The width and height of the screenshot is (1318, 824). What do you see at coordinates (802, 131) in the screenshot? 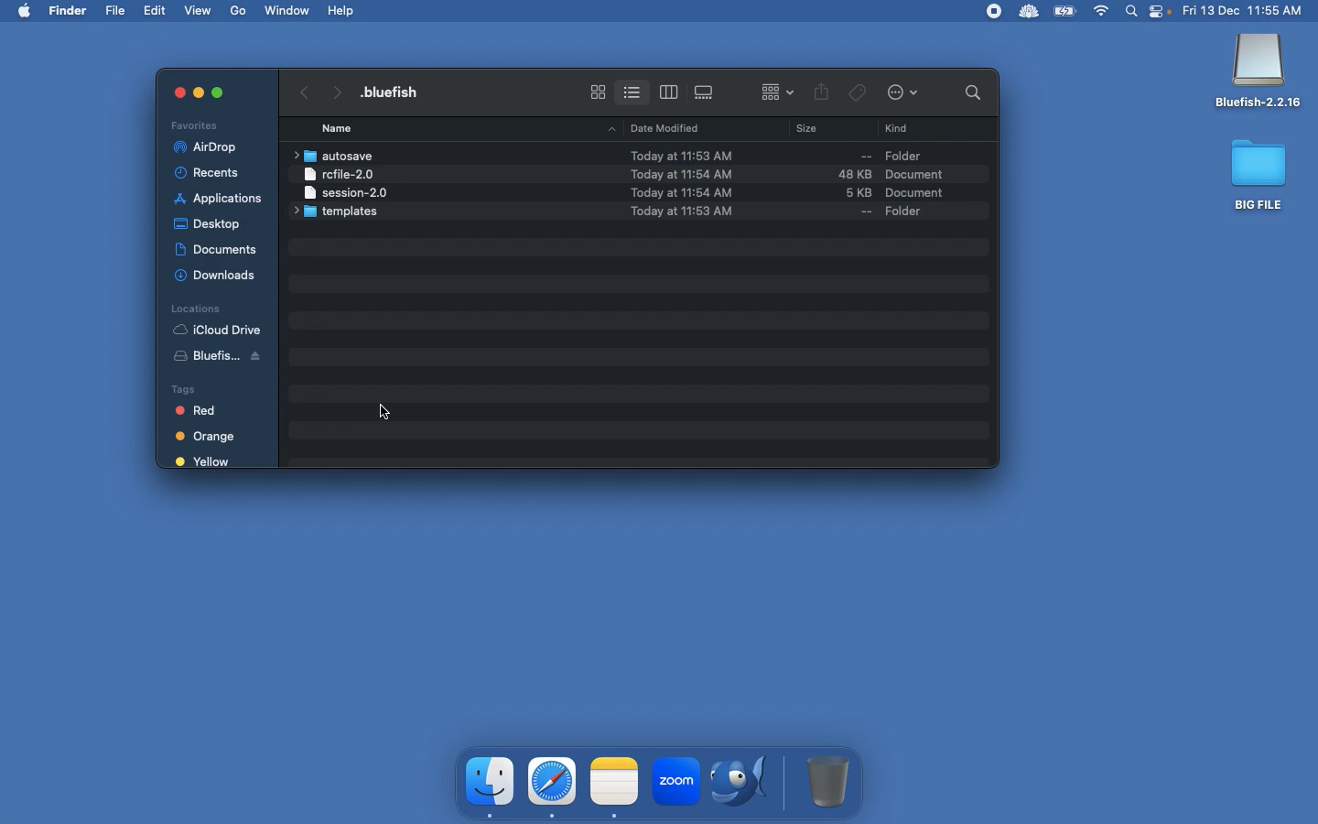
I see `size` at bounding box center [802, 131].